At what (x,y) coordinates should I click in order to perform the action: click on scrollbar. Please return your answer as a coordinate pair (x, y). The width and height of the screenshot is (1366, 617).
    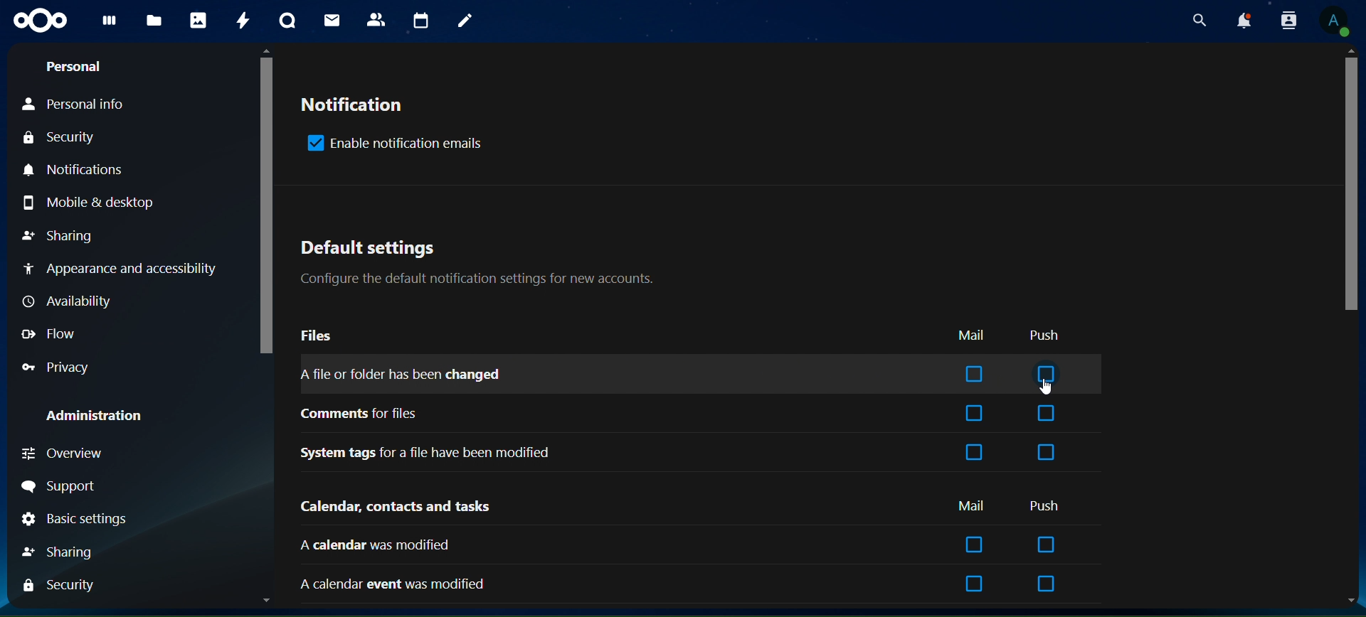
    Looking at the image, I should click on (1350, 185).